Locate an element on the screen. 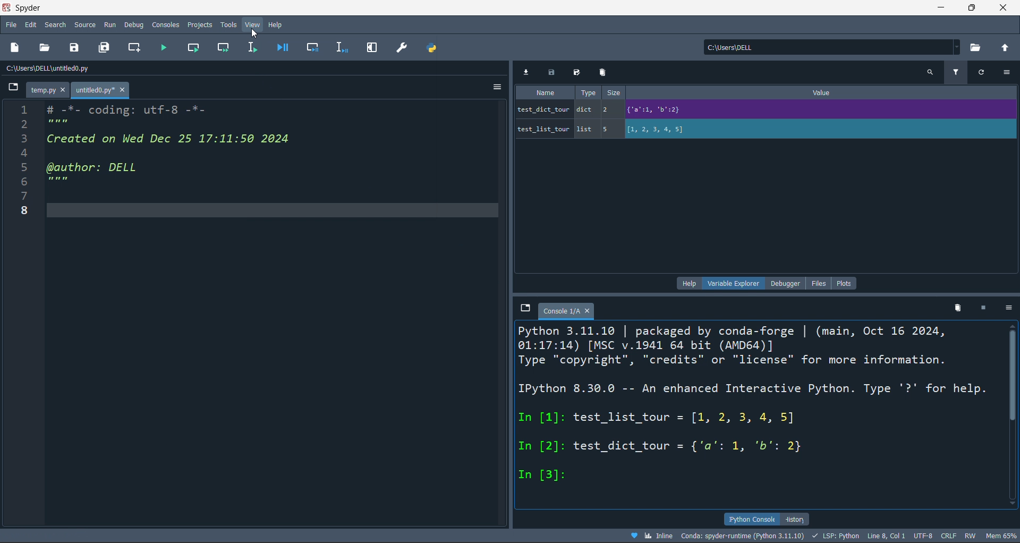 This screenshot has height=543, width=1020. save is located at coordinates (74, 49).